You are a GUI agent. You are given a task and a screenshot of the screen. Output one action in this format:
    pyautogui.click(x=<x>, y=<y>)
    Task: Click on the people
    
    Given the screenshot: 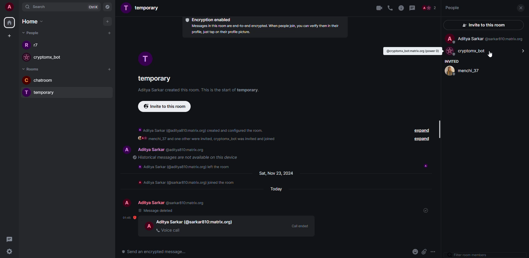 What is the action you would take?
    pyautogui.click(x=429, y=8)
    